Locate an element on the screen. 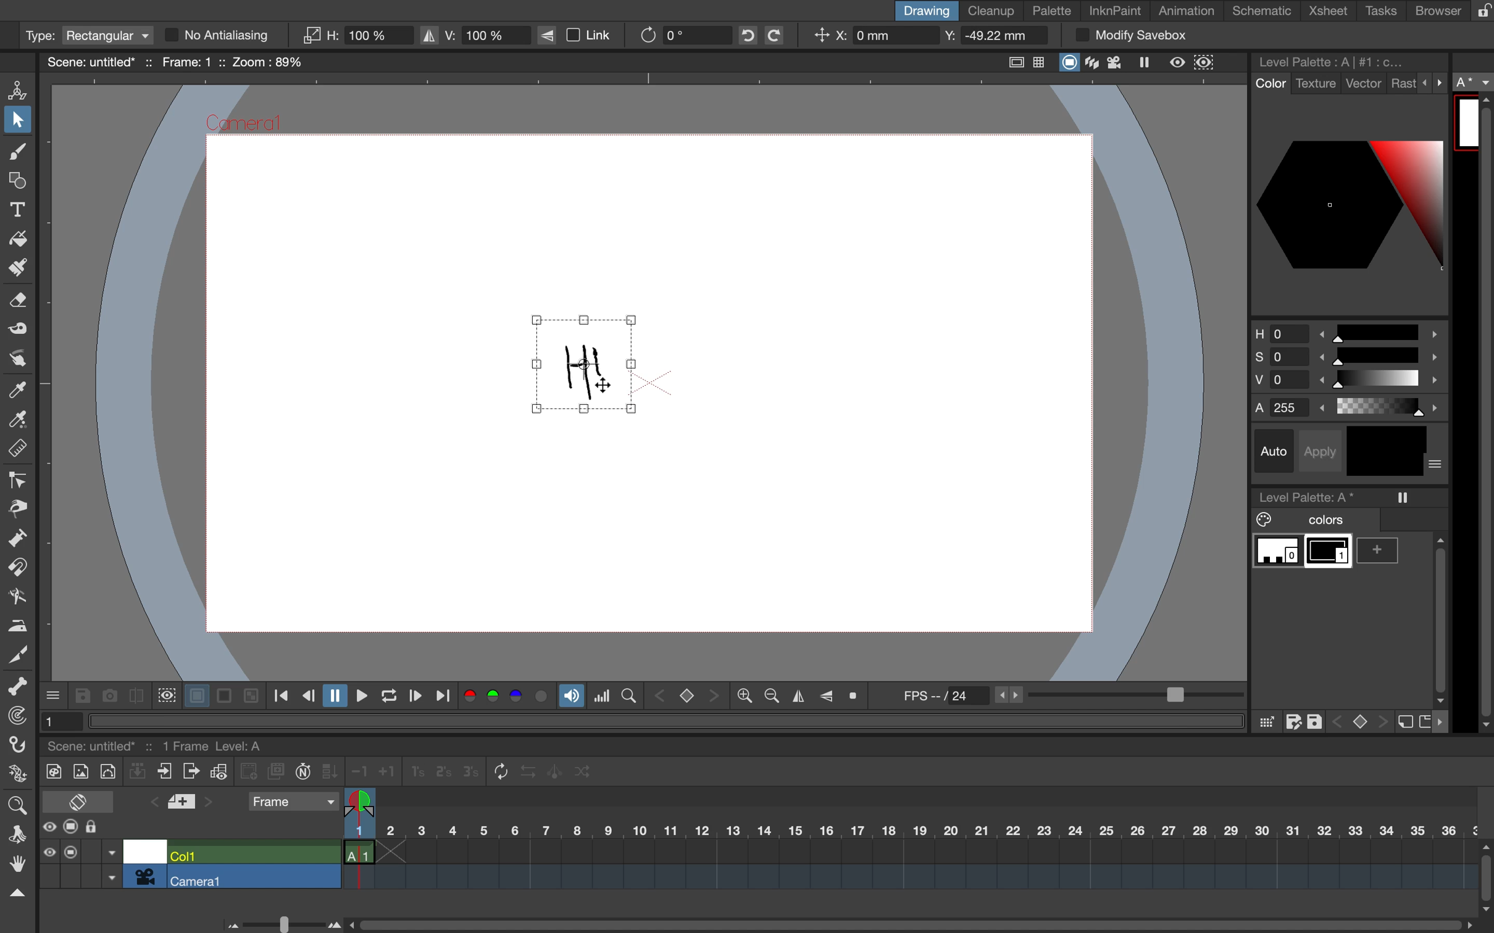  camera is located at coordinates (145, 876).